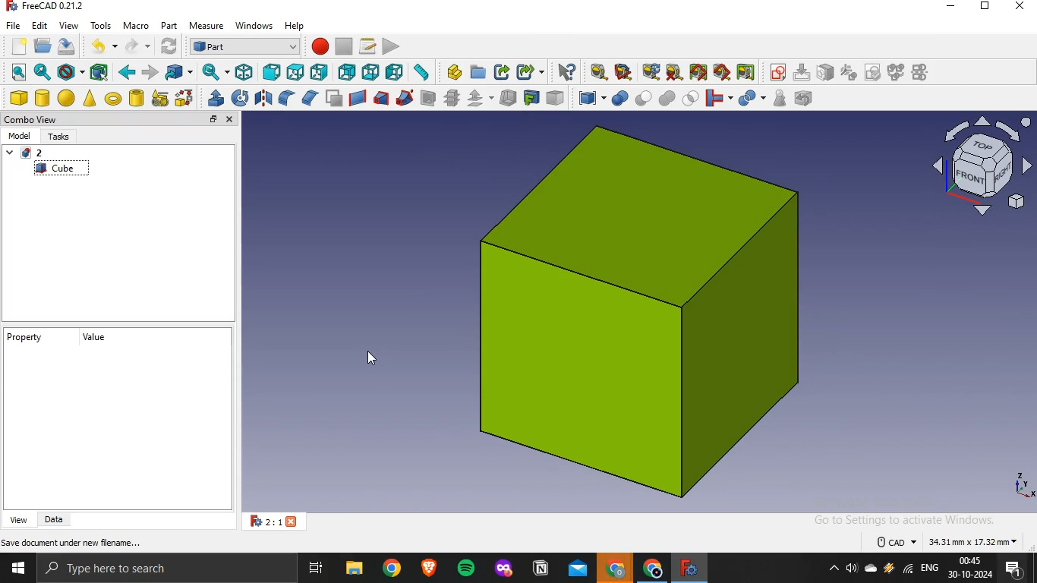 The width and height of the screenshot is (1037, 583). Describe the element at coordinates (153, 569) in the screenshot. I see `type here to search` at that location.